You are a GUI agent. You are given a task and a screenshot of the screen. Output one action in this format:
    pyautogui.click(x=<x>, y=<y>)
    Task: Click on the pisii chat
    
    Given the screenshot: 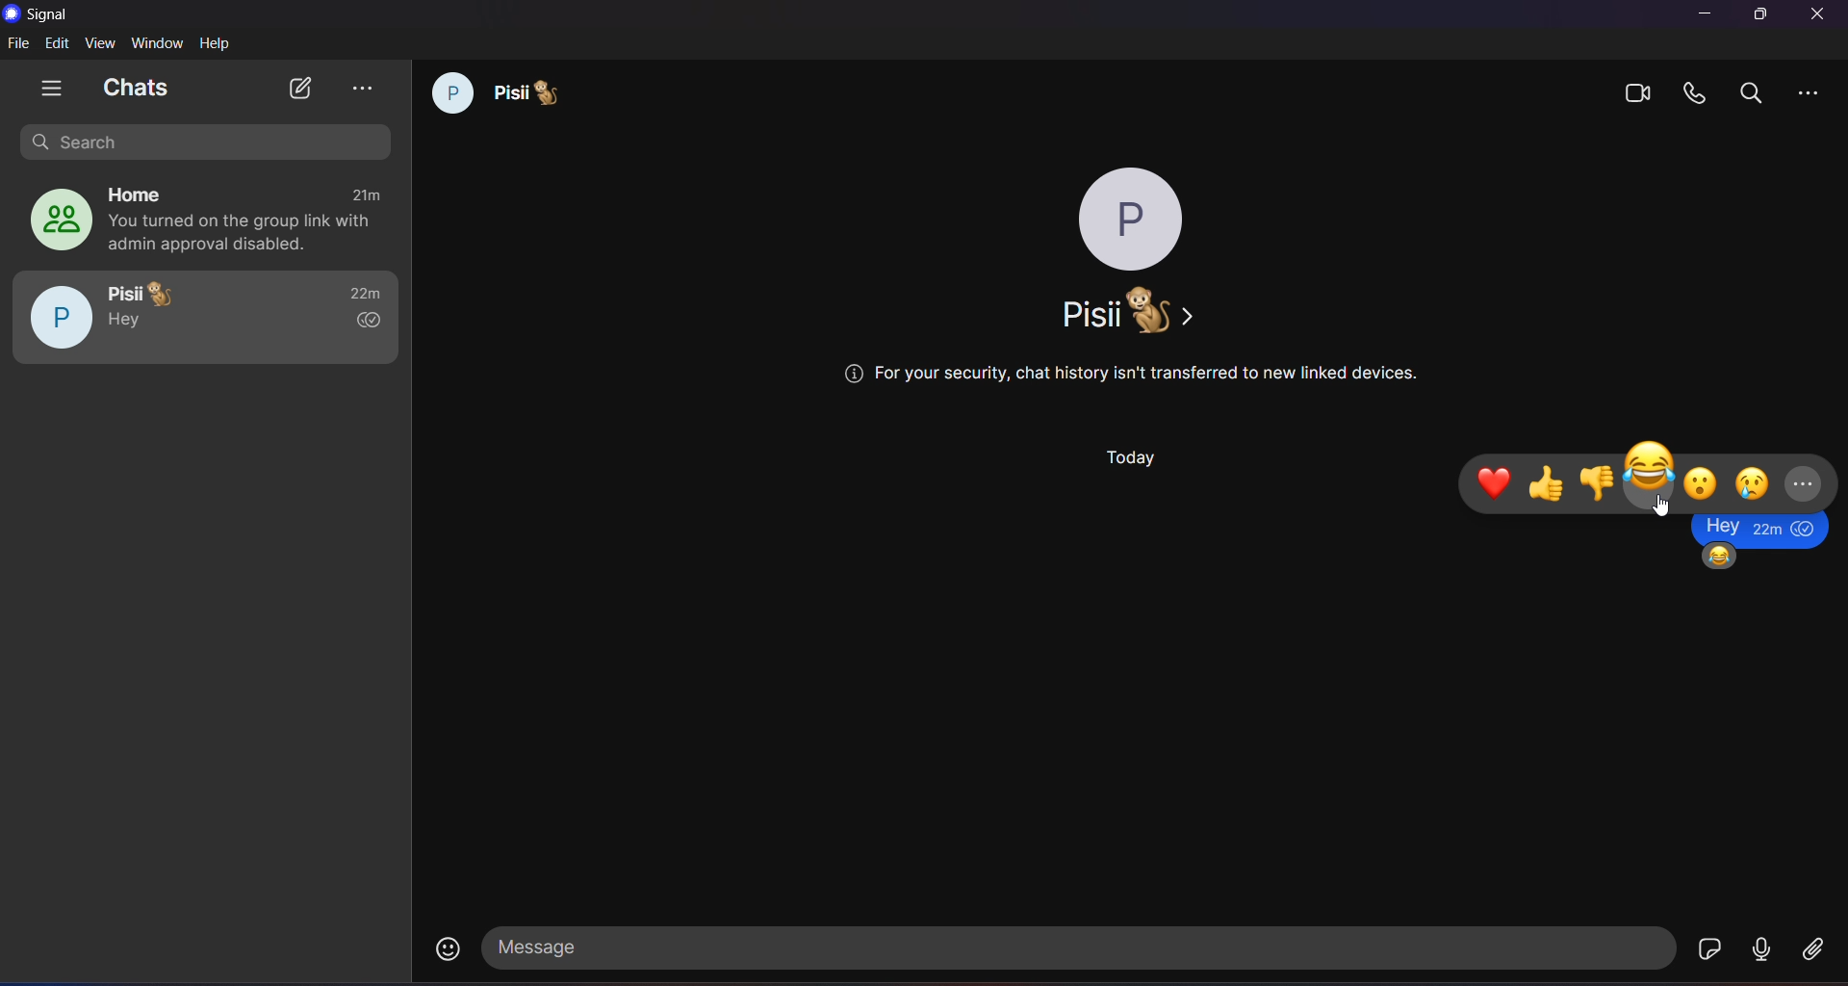 What is the action you would take?
    pyautogui.click(x=206, y=319)
    